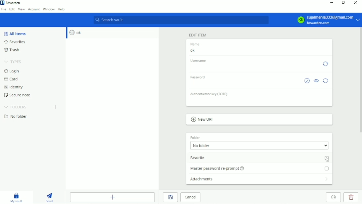 The height and width of the screenshot is (204, 362). Describe the element at coordinates (326, 81) in the screenshot. I see `Generate password` at that location.